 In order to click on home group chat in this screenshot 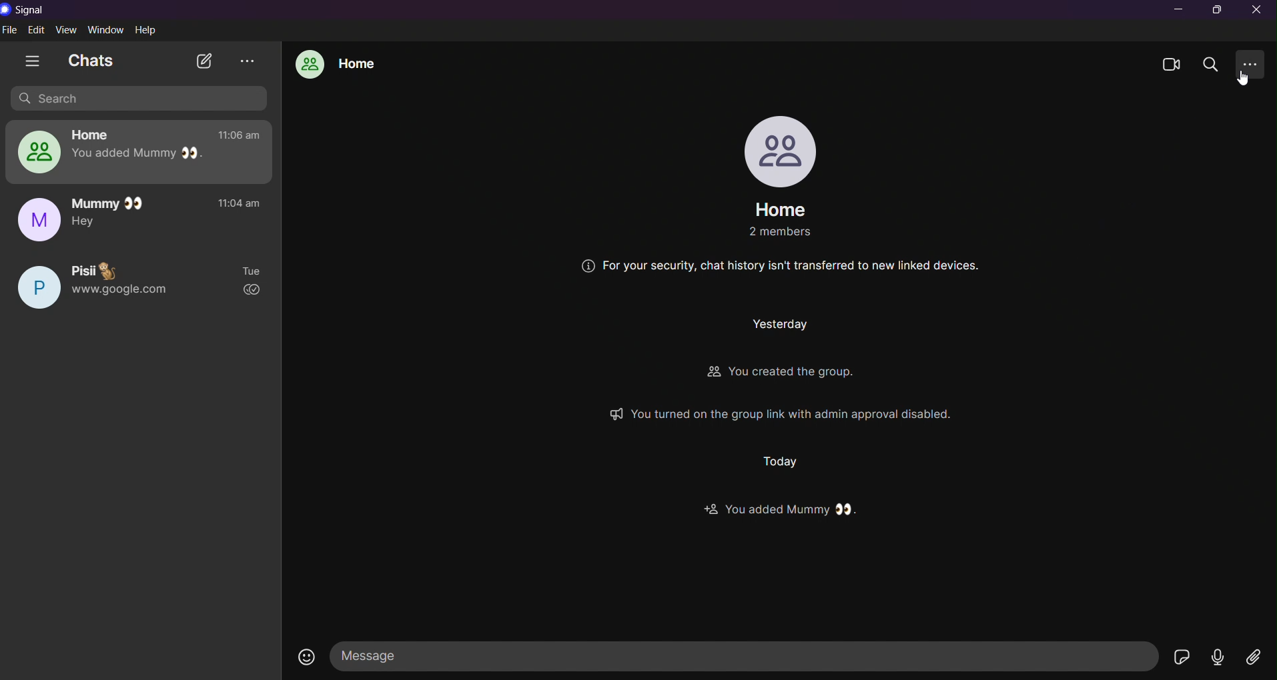, I will do `click(336, 65)`.